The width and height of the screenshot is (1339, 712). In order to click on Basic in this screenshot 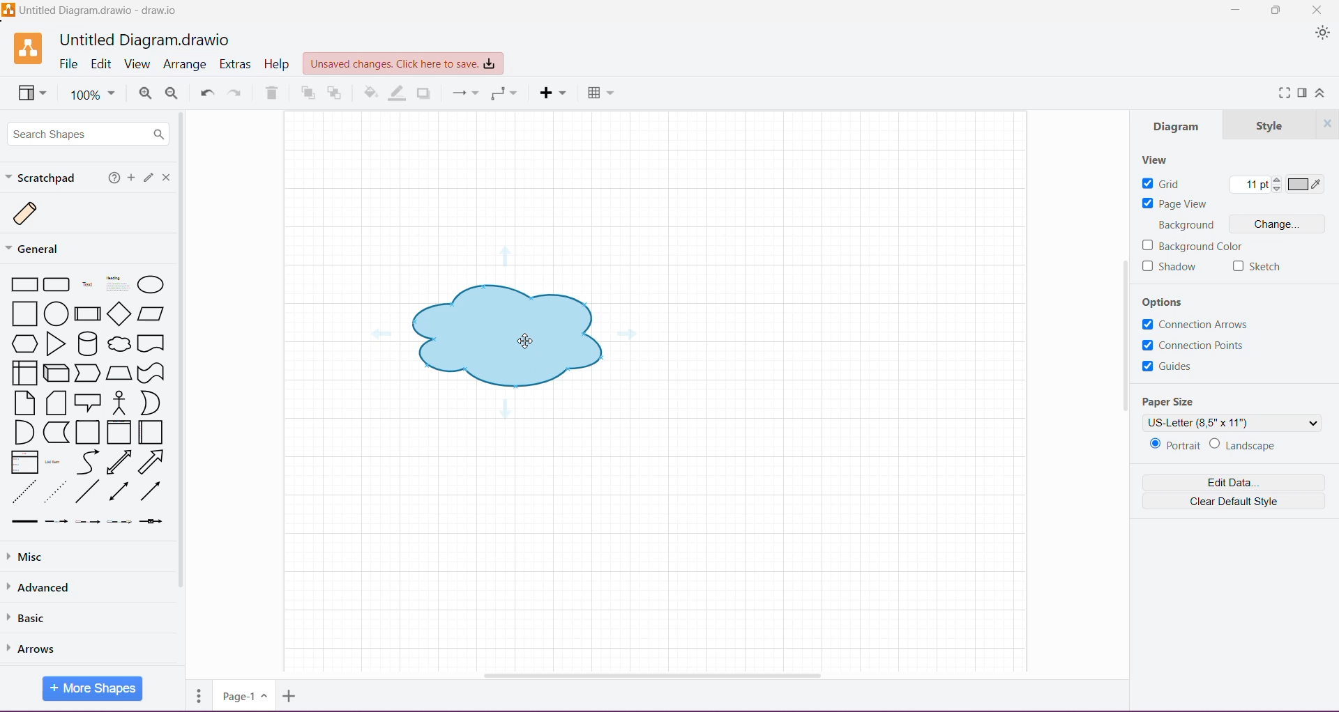, I will do `click(33, 619)`.